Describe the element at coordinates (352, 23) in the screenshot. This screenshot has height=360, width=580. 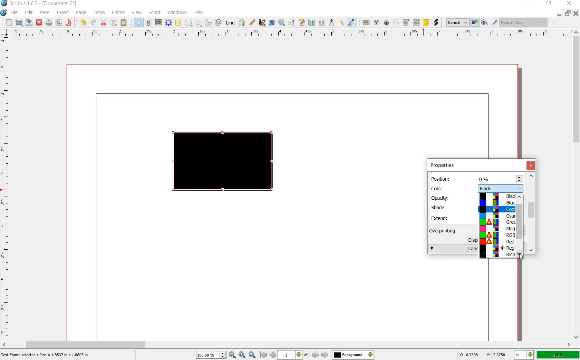
I see `eye dropper` at that location.